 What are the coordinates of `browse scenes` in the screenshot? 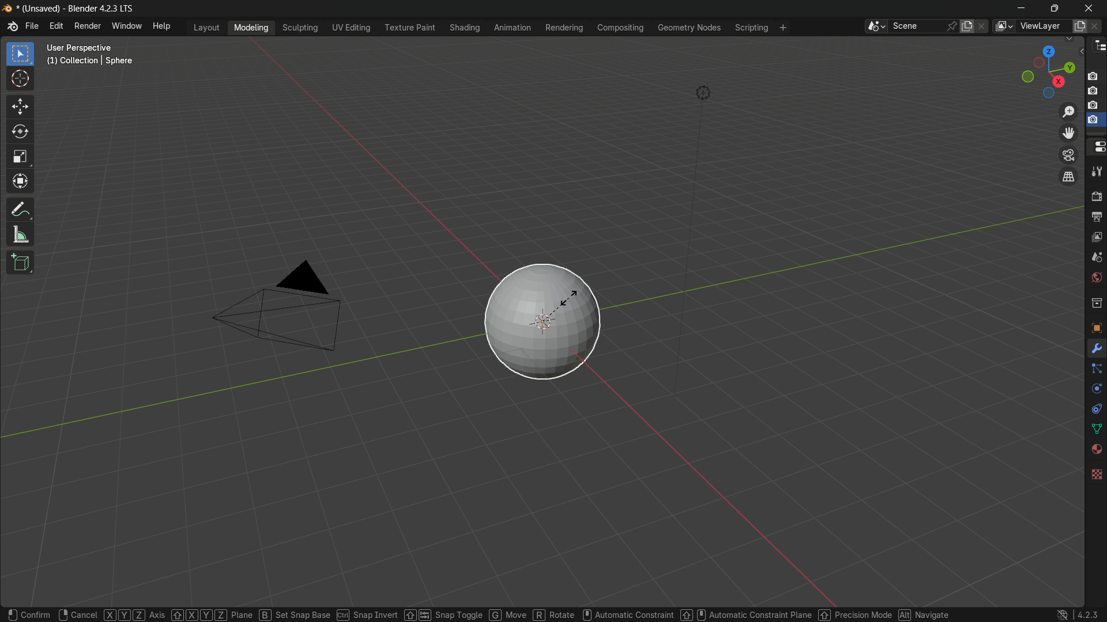 It's located at (875, 26).